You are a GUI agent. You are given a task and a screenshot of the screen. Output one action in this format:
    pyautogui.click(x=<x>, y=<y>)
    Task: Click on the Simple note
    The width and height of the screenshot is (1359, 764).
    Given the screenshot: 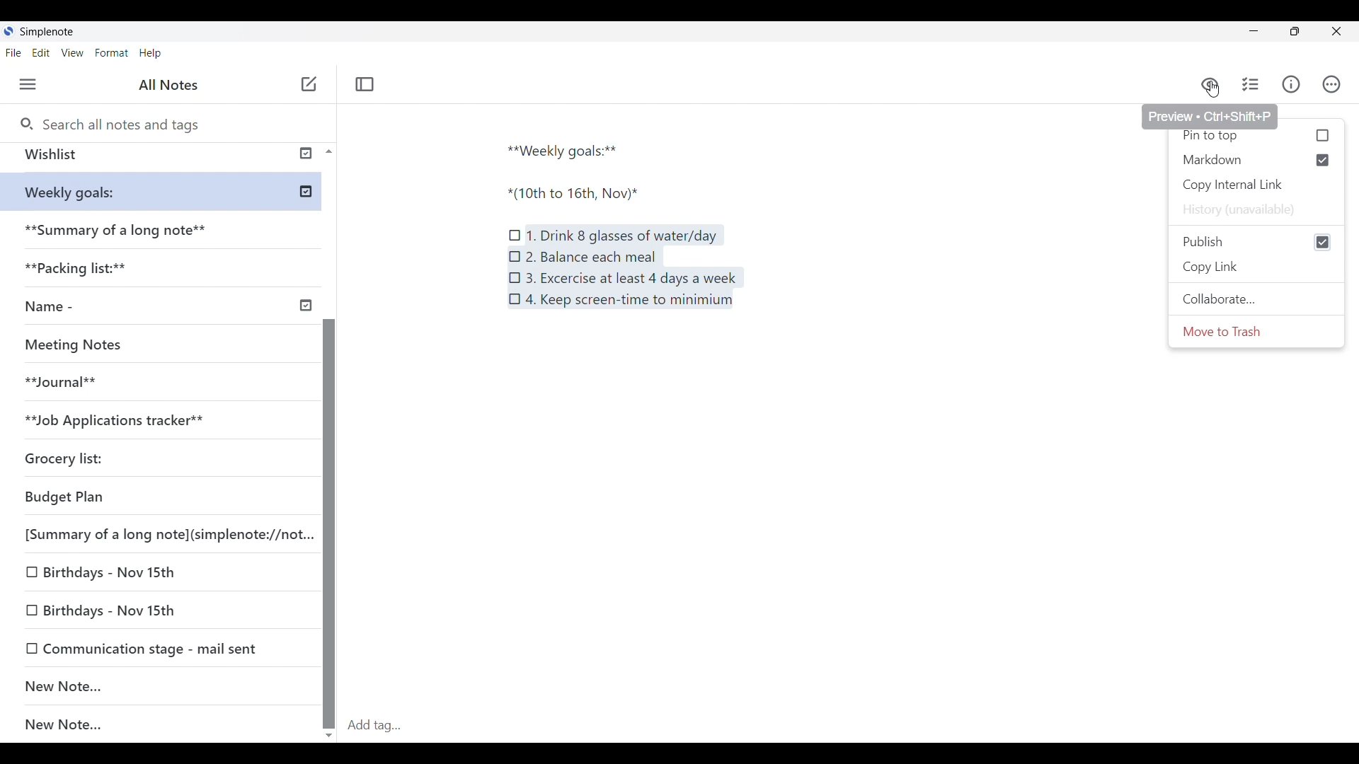 What is the action you would take?
    pyautogui.click(x=48, y=31)
    